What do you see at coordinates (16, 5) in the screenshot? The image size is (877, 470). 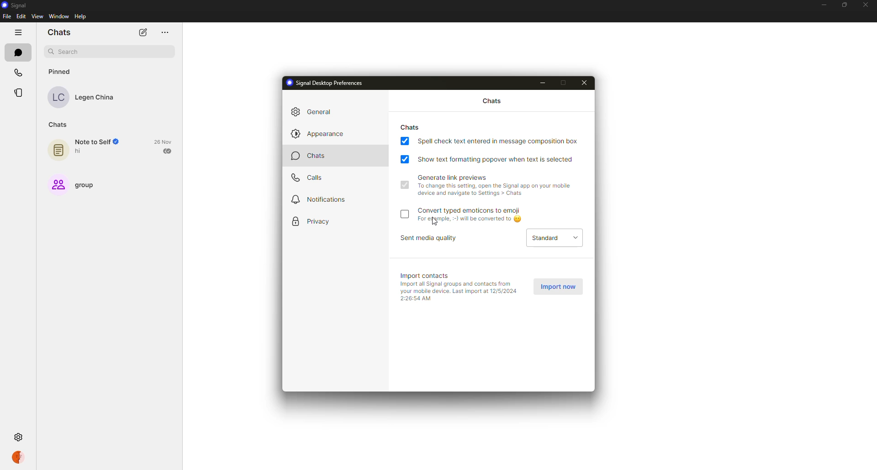 I see `signal` at bounding box center [16, 5].